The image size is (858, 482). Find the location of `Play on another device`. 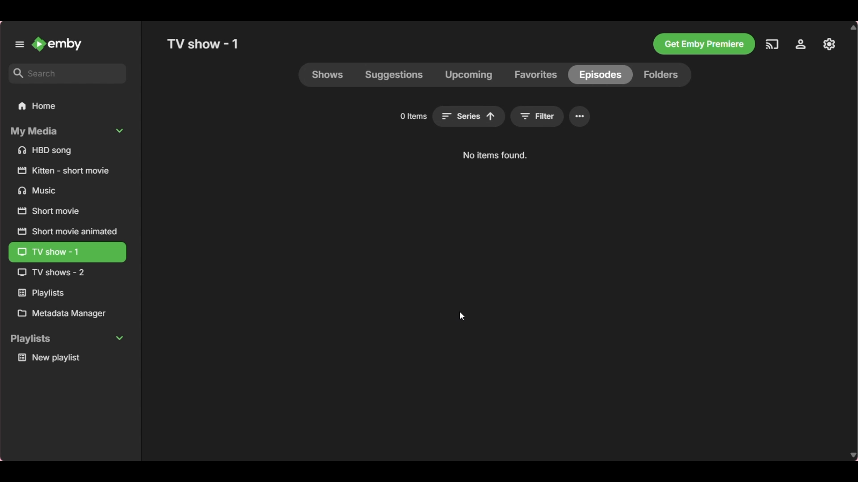

Play on another device is located at coordinates (772, 44).